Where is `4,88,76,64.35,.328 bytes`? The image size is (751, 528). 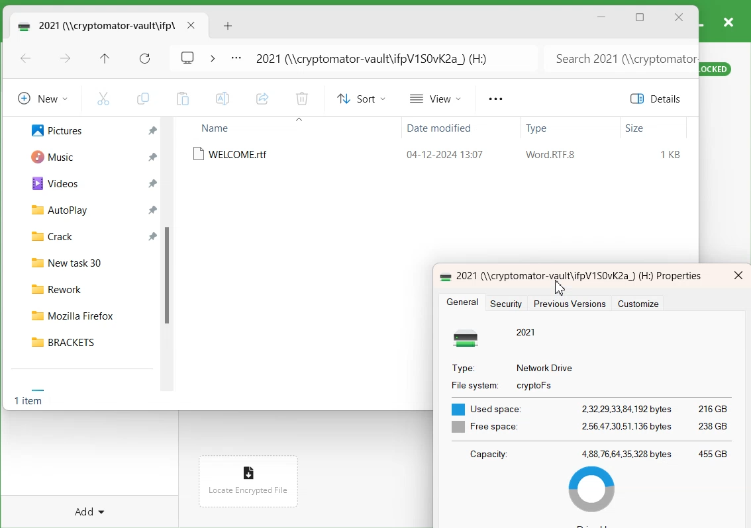
4,88,76,64.35,.328 bytes is located at coordinates (626, 453).